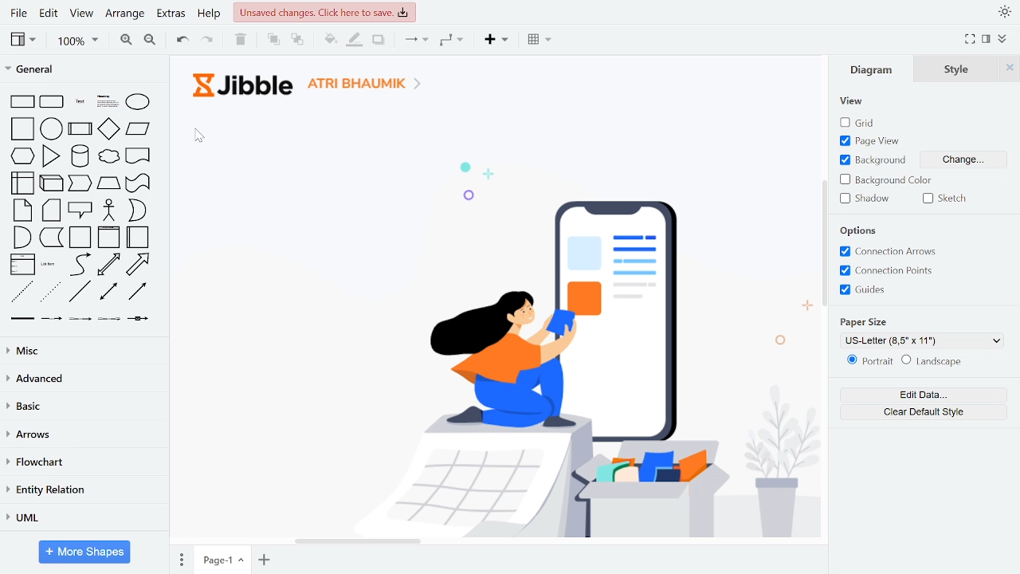 This screenshot has height=574, width=1020. Describe the element at coordinates (125, 41) in the screenshot. I see `zoom in` at that location.